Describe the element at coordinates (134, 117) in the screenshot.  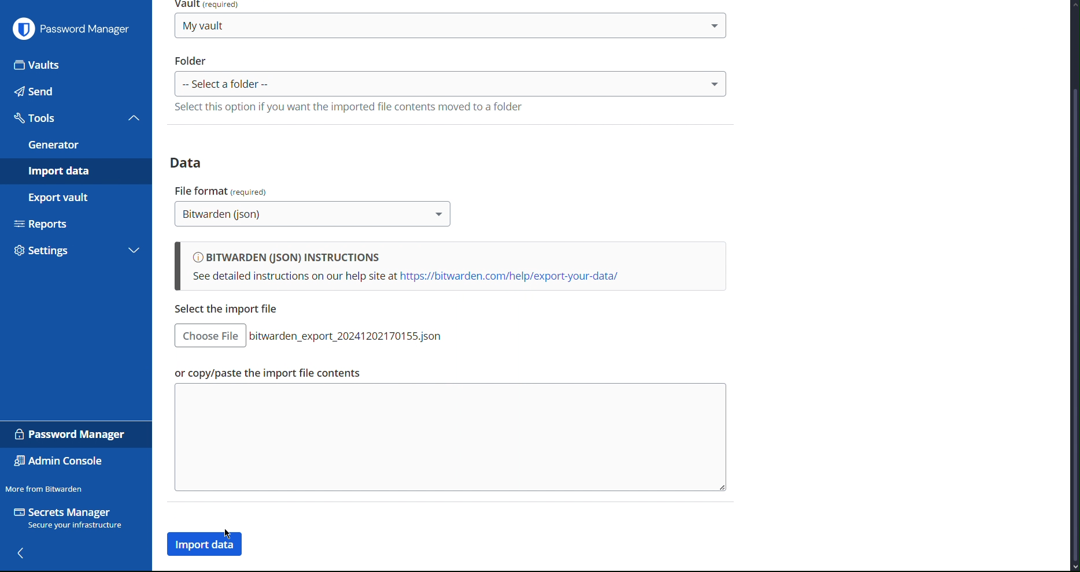
I see `collapse tools` at that location.